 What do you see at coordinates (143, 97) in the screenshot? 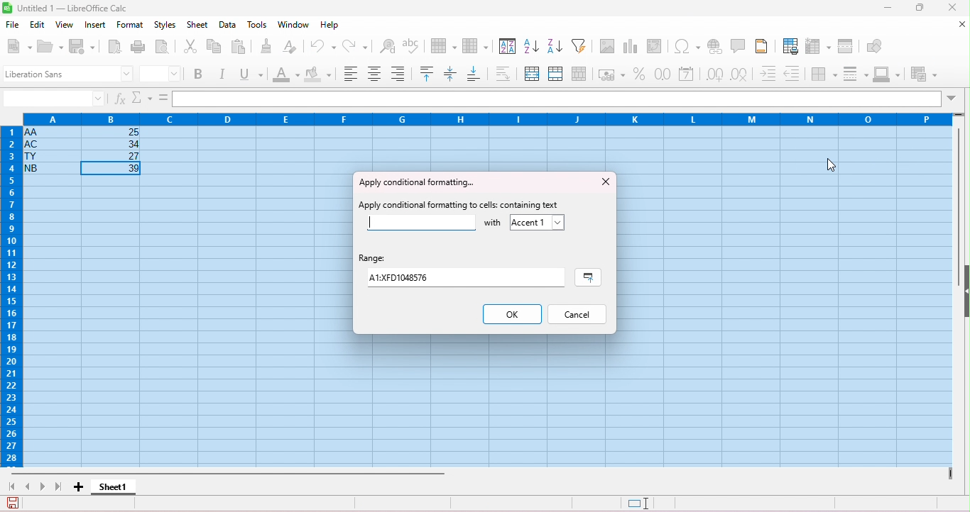
I see `select function` at bounding box center [143, 97].